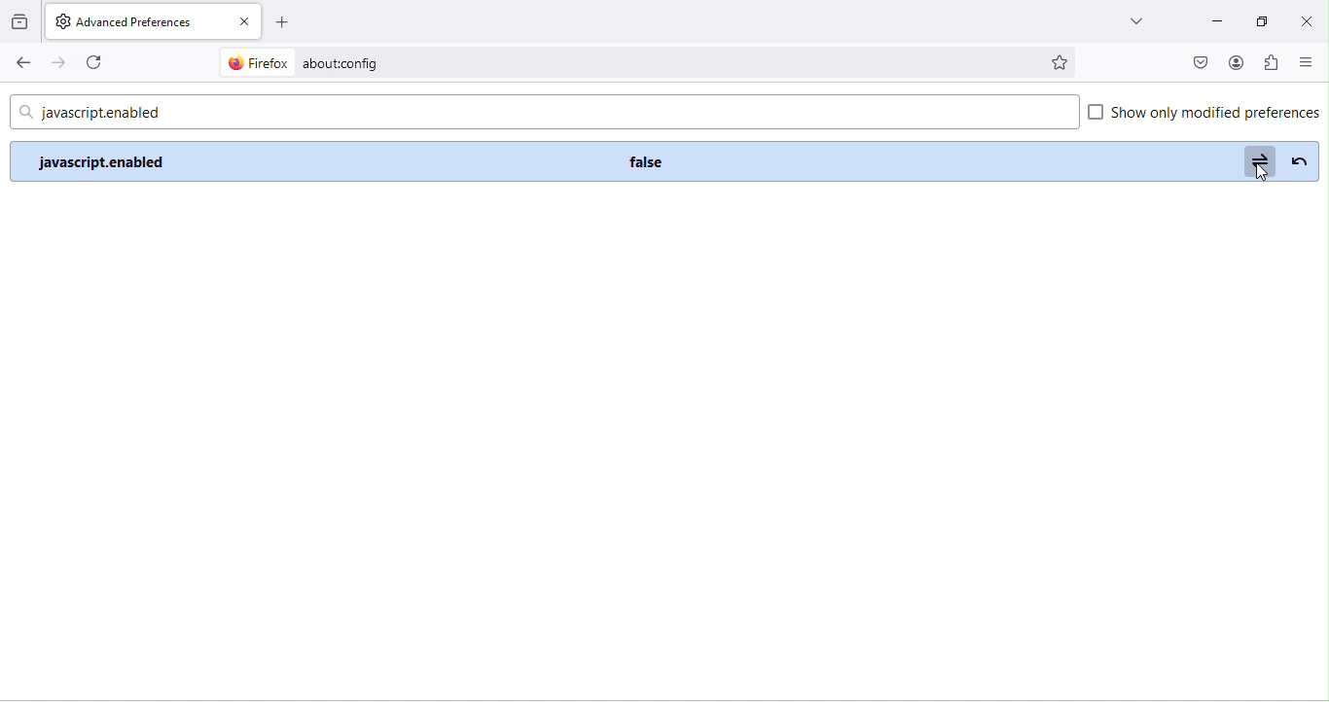  I want to click on disable JavaScript , so click(305, 160).